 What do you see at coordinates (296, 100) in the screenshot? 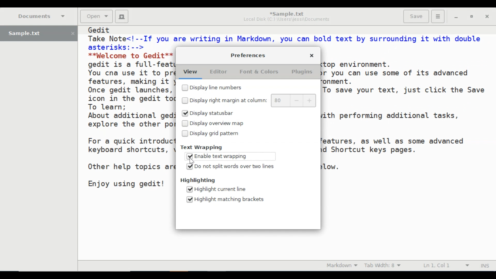
I see `decrease margin ` at bounding box center [296, 100].